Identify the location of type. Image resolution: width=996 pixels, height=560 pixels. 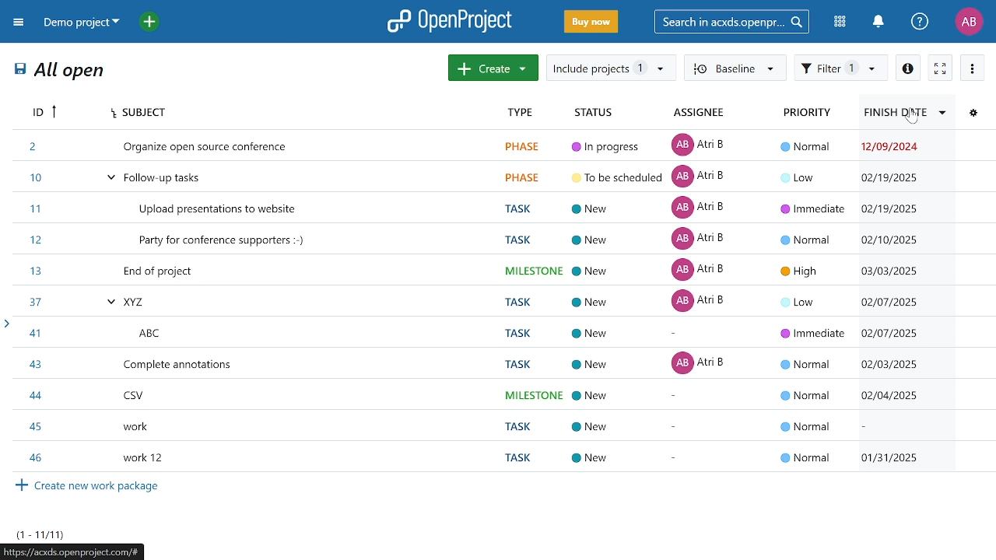
(528, 113).